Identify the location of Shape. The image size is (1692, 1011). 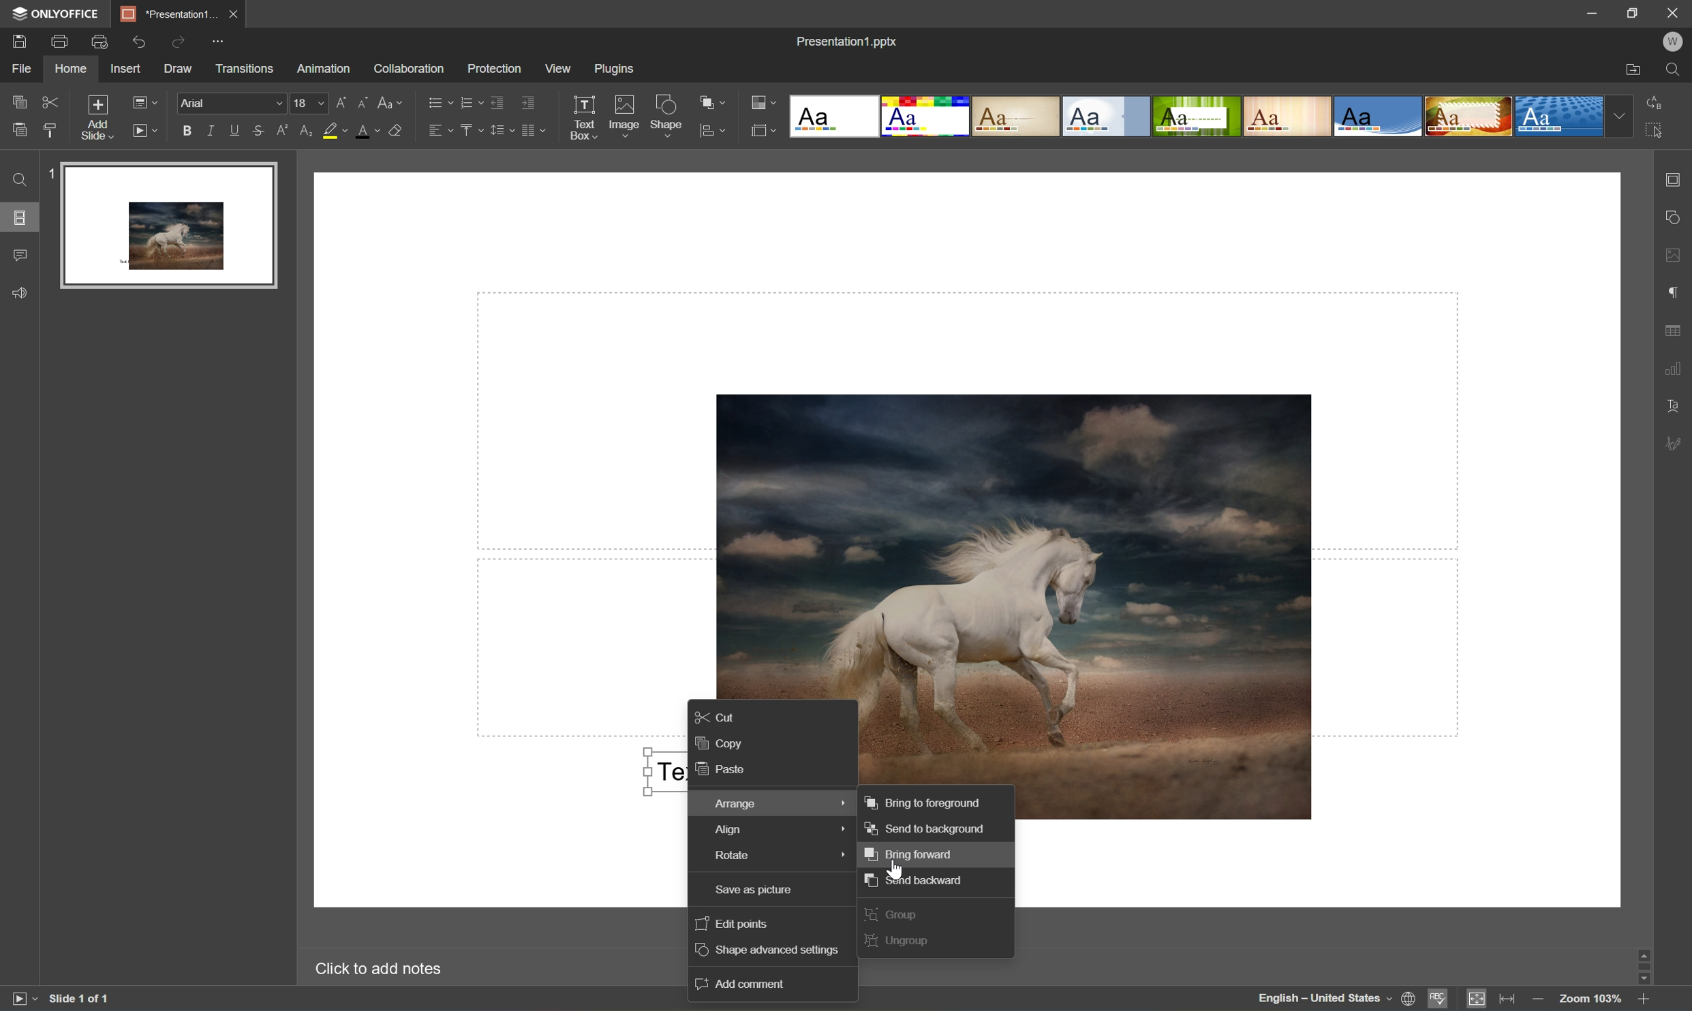
(667, 118).